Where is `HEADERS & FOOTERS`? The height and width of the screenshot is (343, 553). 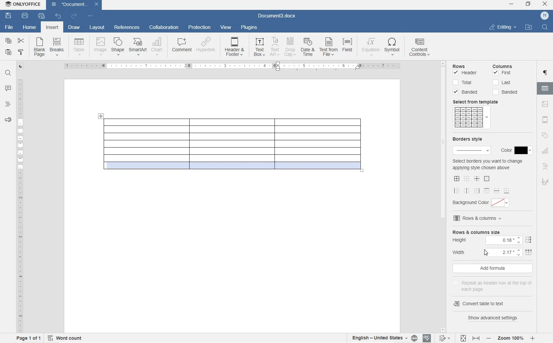 HEADERS & FOOTERS is located at coordinates (546, 120).